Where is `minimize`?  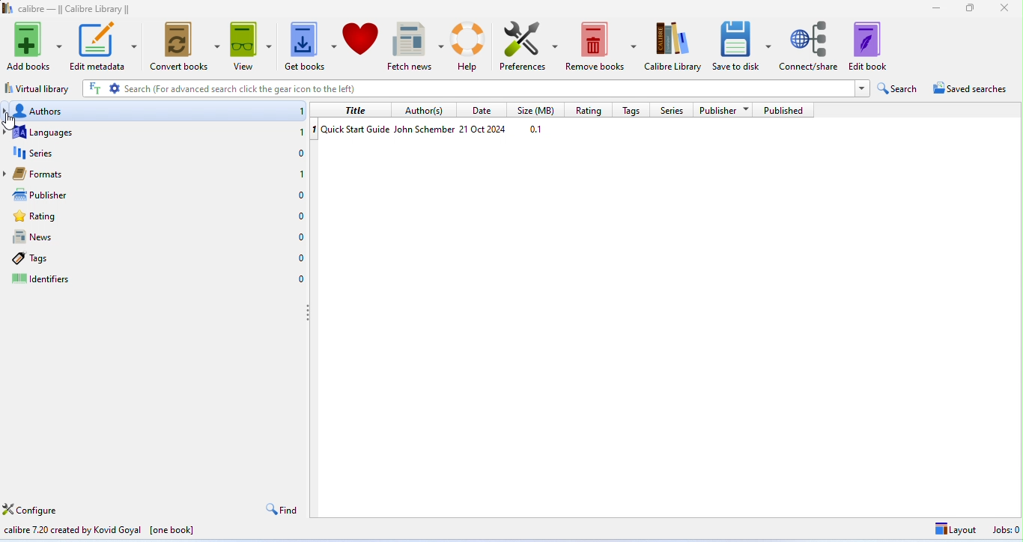
minimize is located at coordinates (936, 9).